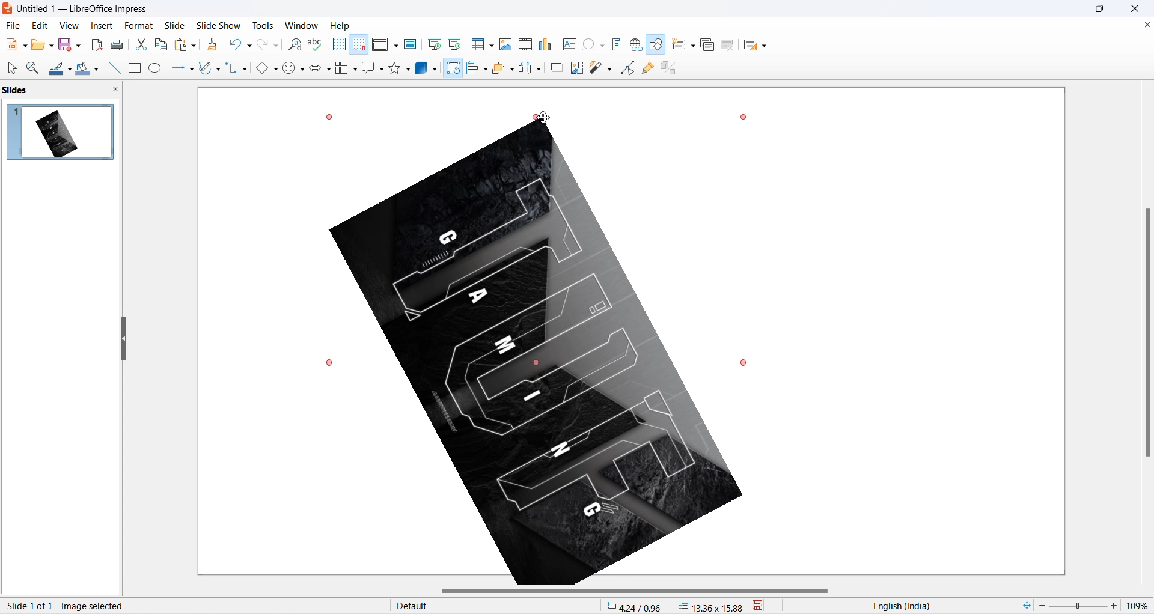 This screenshot has width=1154, height=614. What do you see at coordinates (263, 45) in the screenshot?
I see `redo` at bounding box center [263, 45].